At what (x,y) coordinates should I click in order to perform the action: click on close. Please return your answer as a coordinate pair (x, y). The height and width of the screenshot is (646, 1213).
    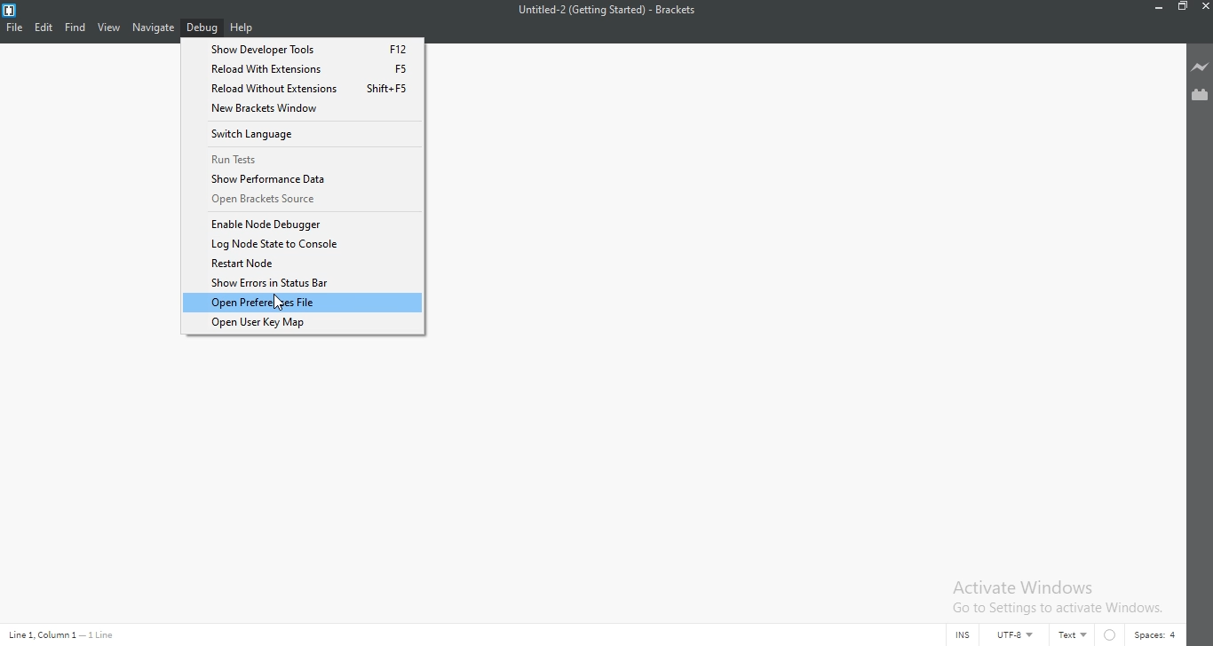
    Looking at the image, I should click on (1205, 7).